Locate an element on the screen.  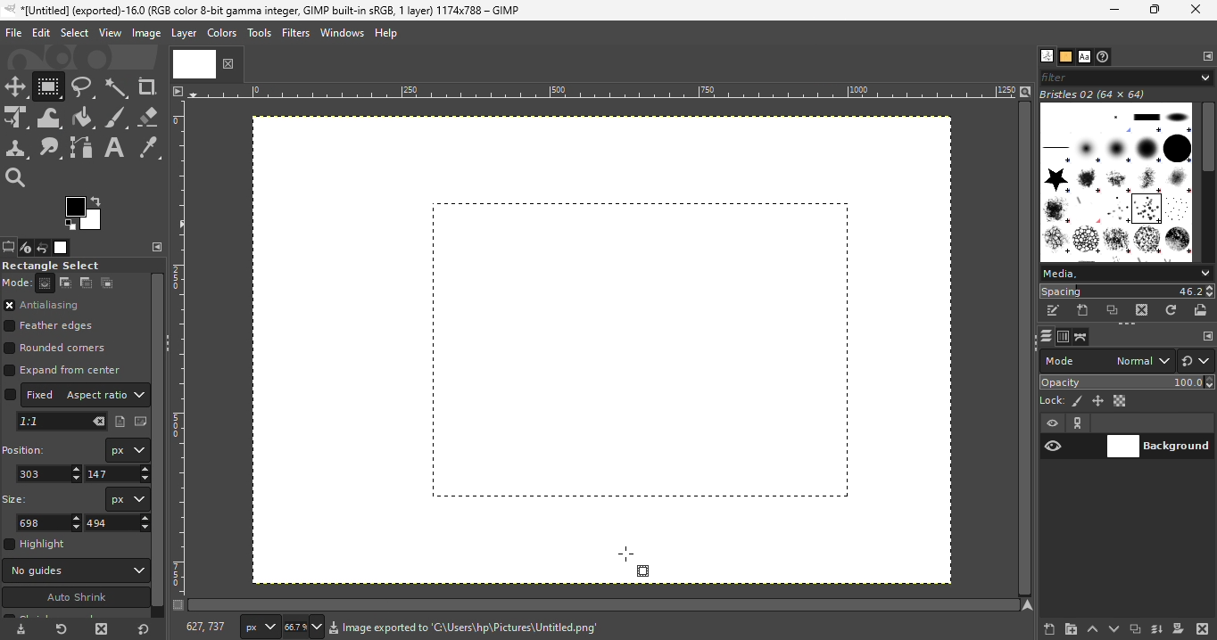
Scroll bar is located at coordinates (158, 439).